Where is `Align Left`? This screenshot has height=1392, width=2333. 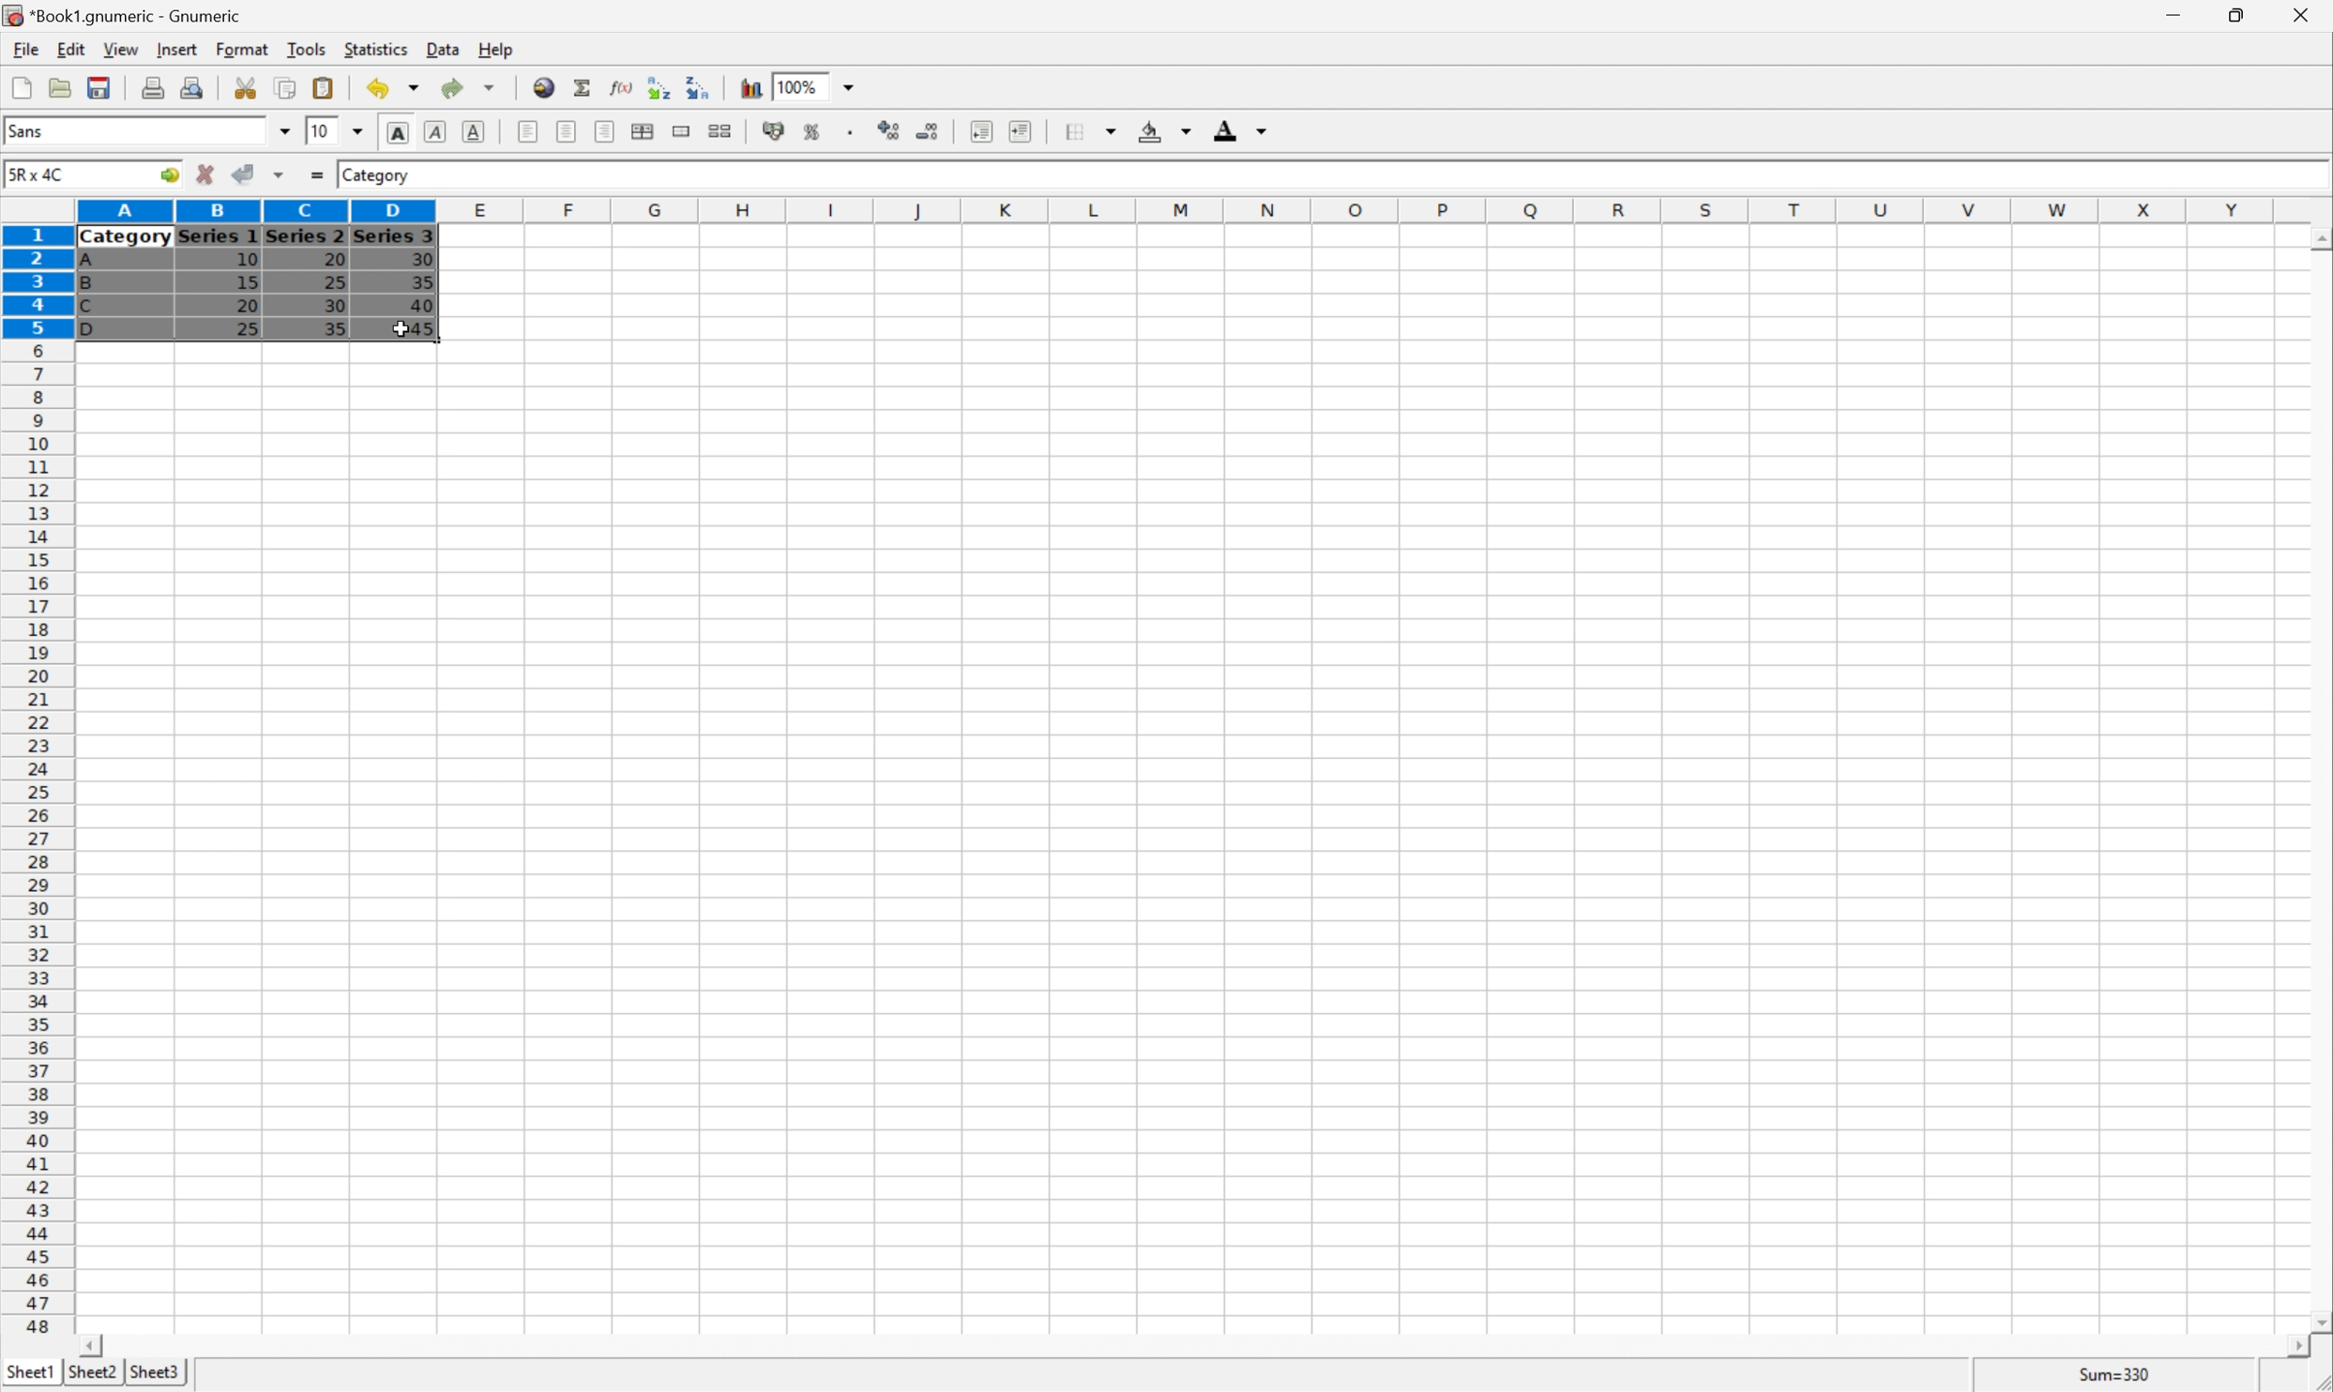 Align Left is located at coordinates (525, 128).